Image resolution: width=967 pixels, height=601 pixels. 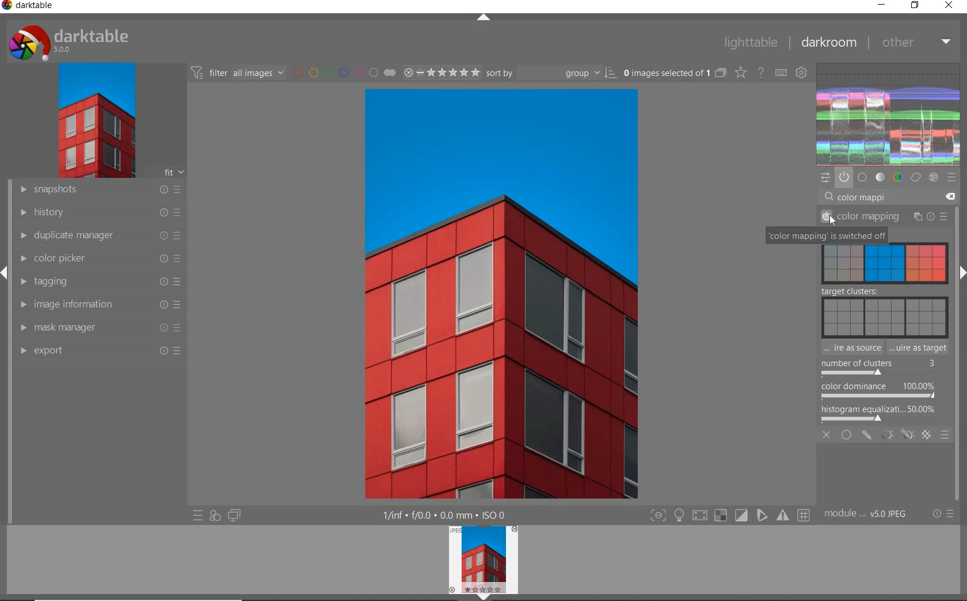 I want to click on color picker, so click(x=100, y=258).